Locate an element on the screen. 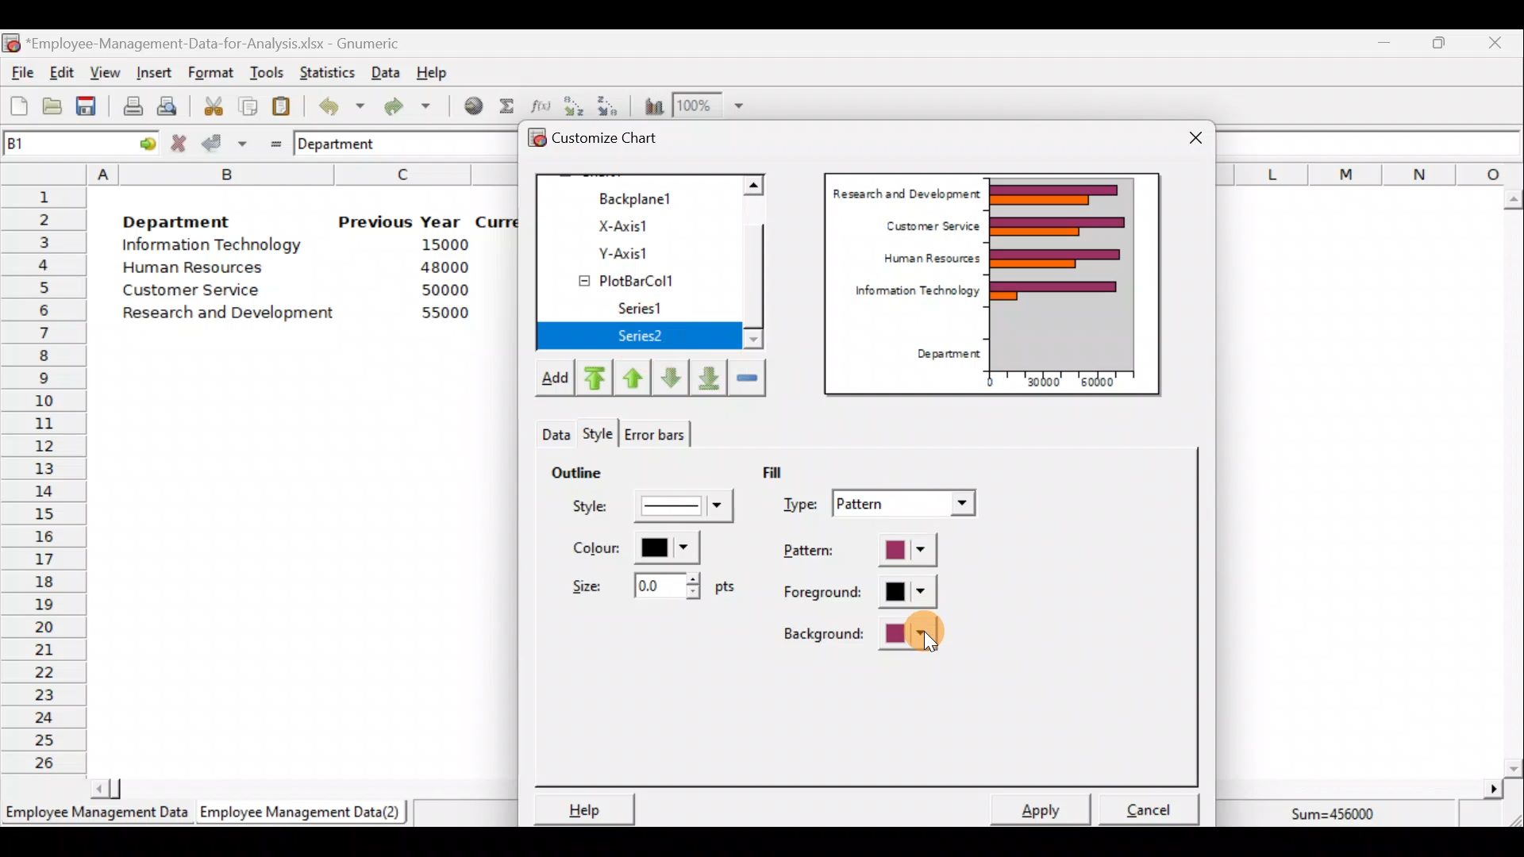 The width and height of the screenshot is (1524, 857). Close is located at coordinates (1195, 140).